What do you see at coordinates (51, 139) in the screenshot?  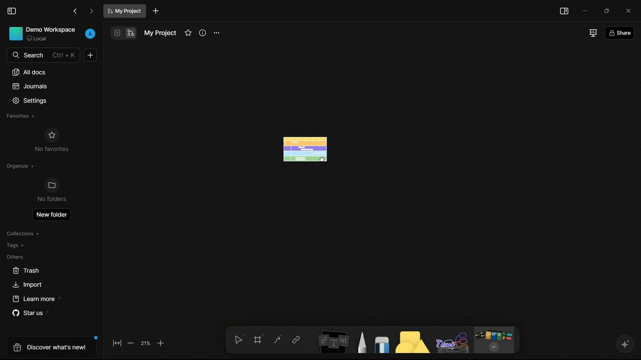 I see `no favorites` at bounding box center [51, 139].